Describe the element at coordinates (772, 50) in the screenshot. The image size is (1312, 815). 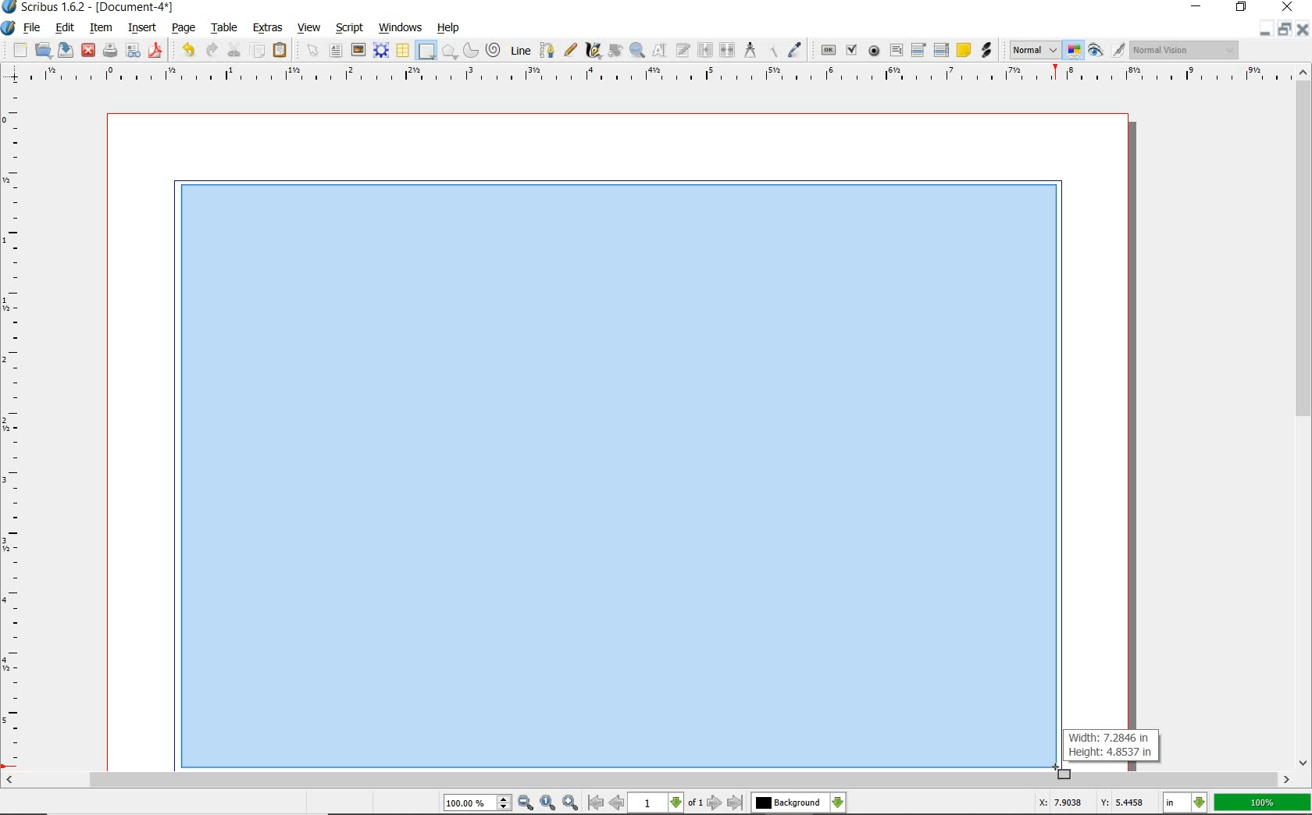
I see `copy item properties` at that location.